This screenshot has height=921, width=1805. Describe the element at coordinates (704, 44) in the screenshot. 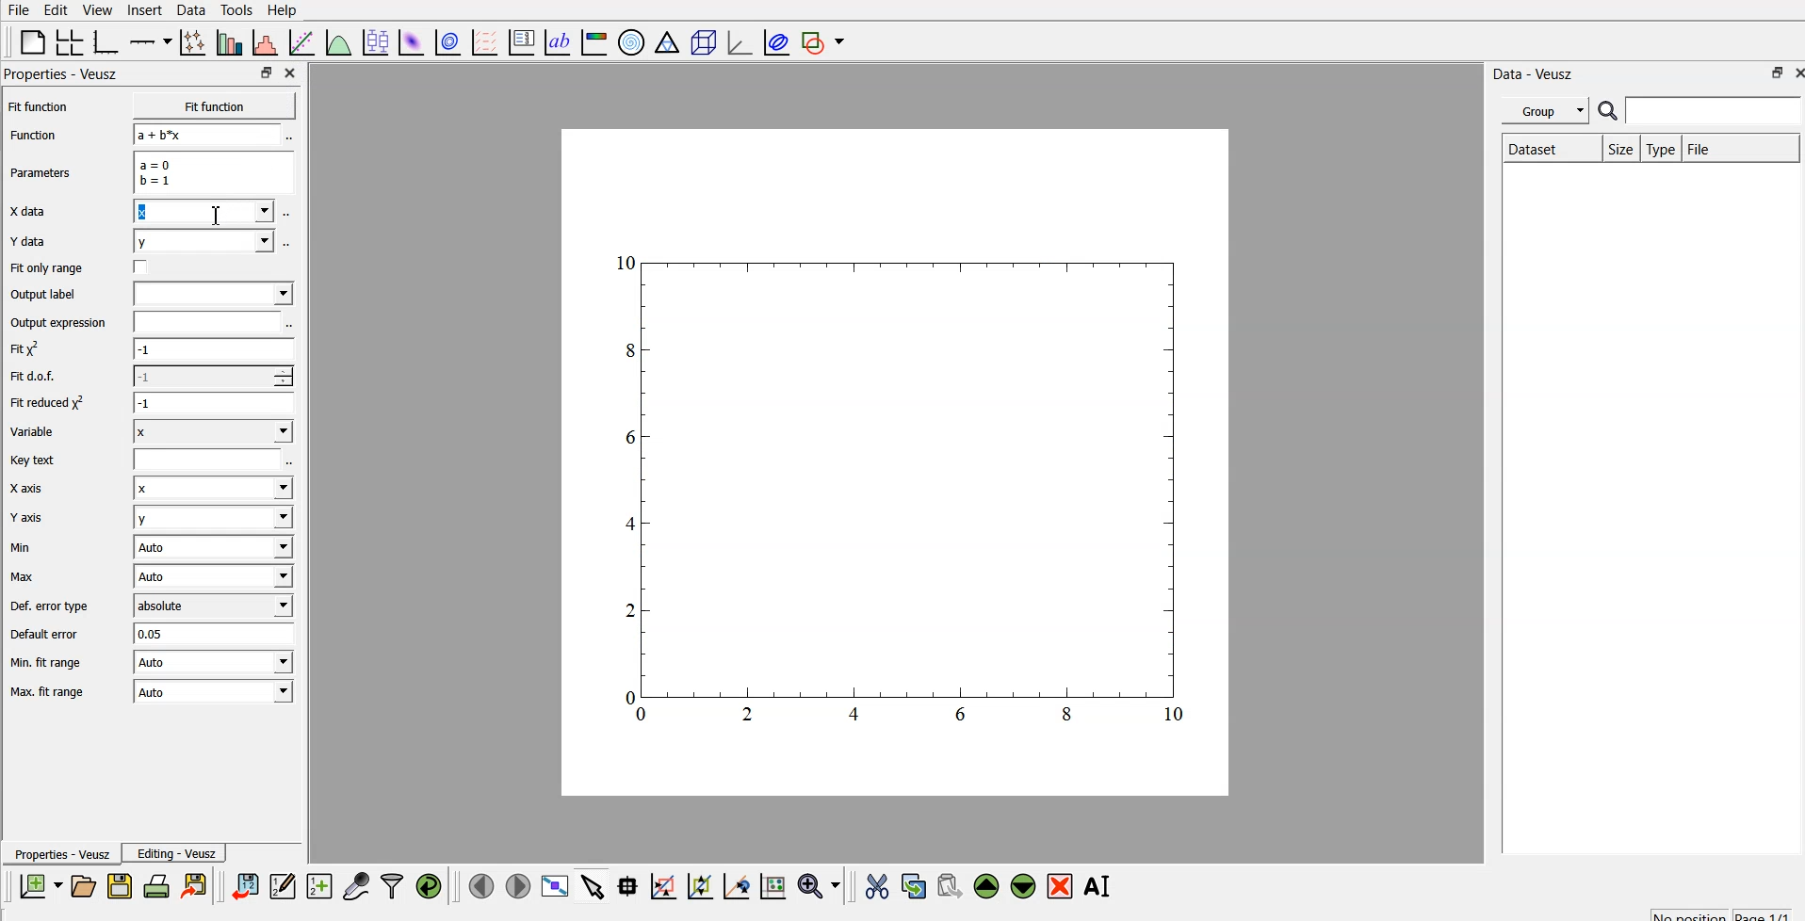

I see `3d scene` at that location.